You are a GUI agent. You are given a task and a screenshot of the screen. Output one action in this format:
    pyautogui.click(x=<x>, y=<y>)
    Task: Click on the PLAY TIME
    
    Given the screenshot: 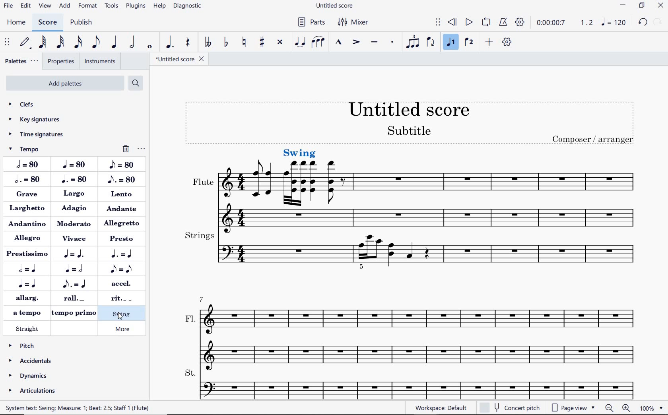 What is the action you would take?
    pyautogui.click(x=564, y=23)
    